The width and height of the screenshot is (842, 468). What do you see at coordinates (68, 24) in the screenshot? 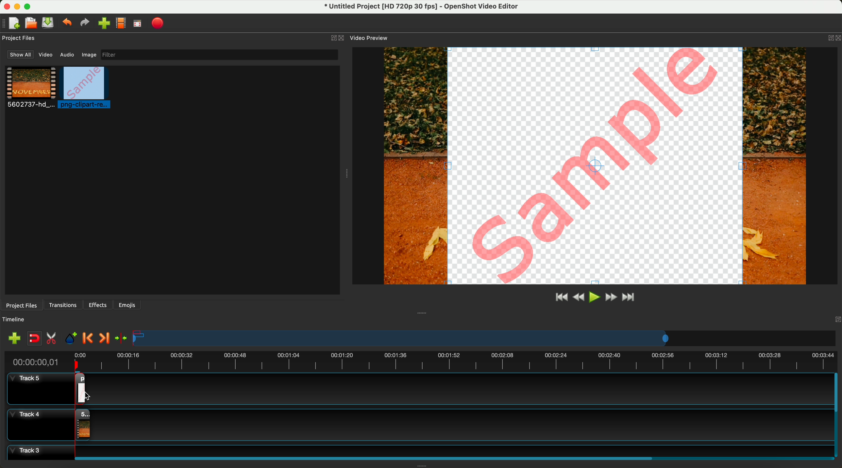
I see `undo` at bounding box center [68, 24].